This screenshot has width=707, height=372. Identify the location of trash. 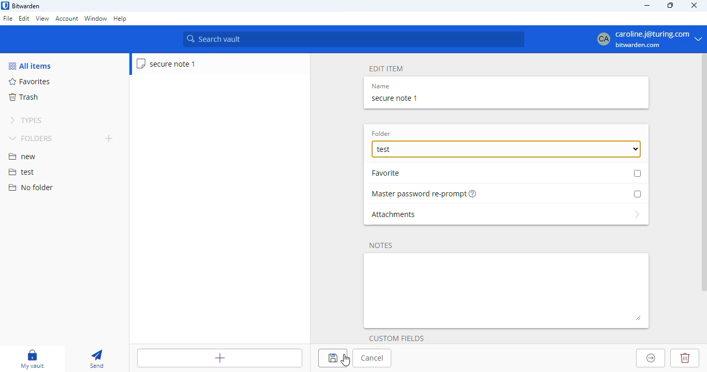
(23, 97).